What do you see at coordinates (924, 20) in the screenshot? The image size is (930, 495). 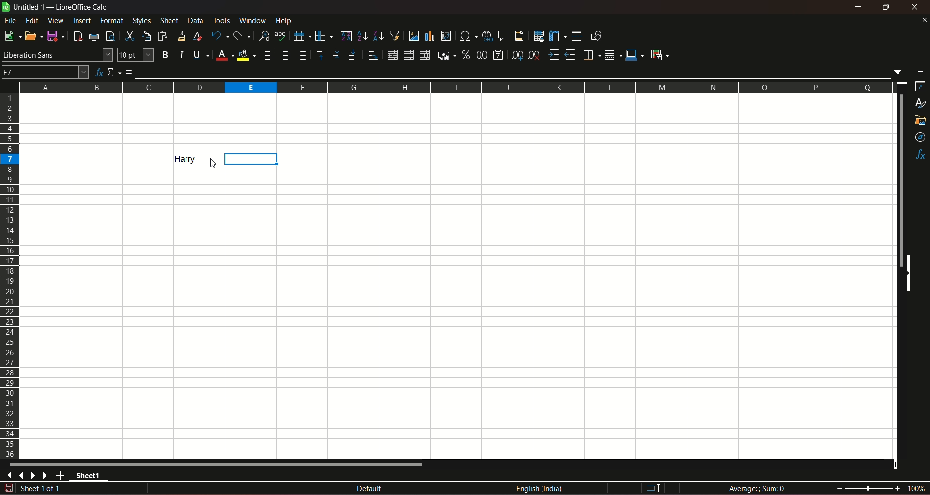 I see `close` at bounding box center [924, 20].